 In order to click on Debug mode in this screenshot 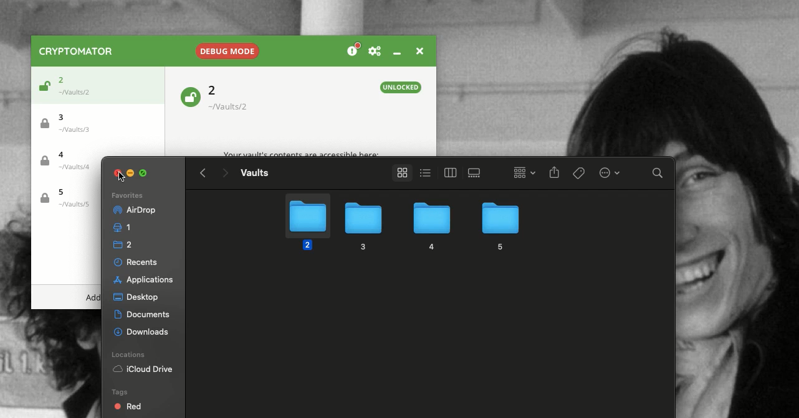, I will do `click(226, 49)`.